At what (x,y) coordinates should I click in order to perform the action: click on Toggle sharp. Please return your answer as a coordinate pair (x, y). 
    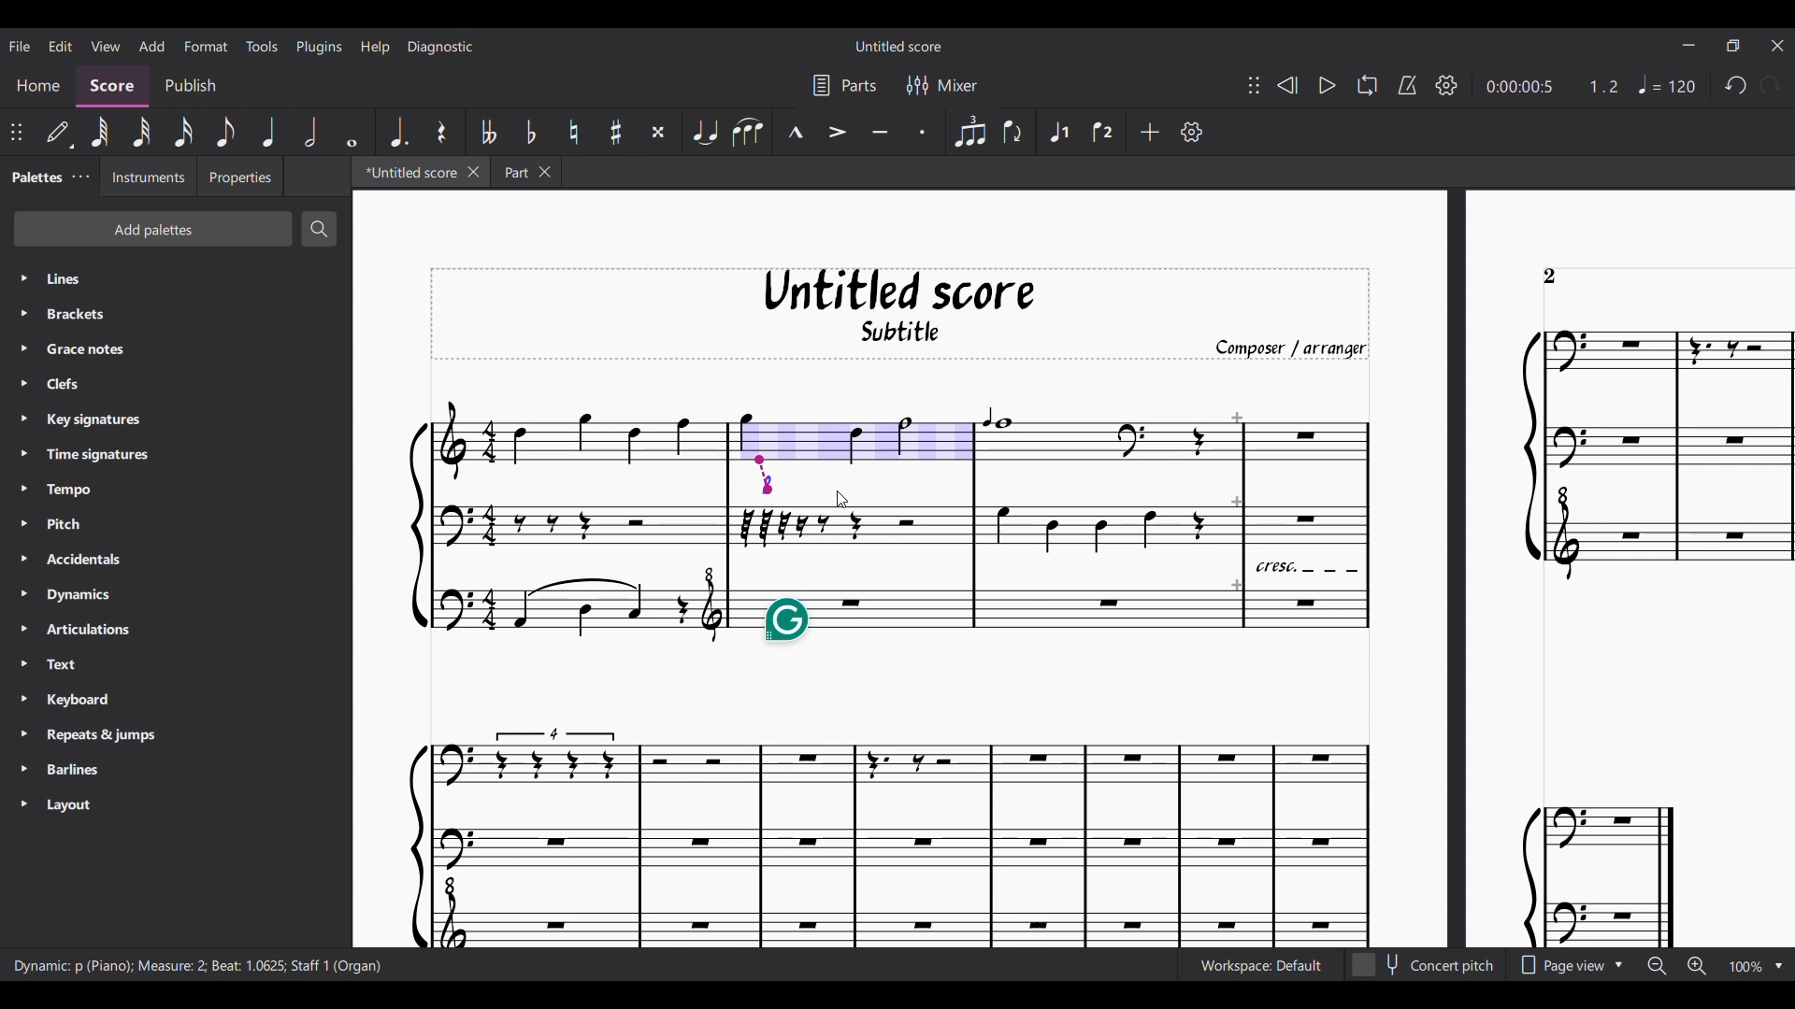
    Looking at the image, I should click on (616, 132).